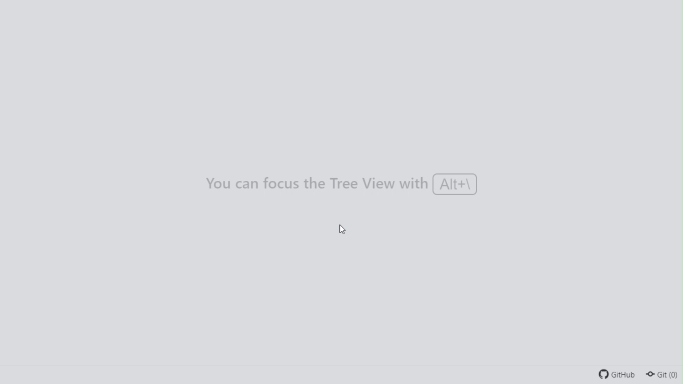  Describe the element at coordinates (615, 374) in the screenshot. I see `github` at that location.